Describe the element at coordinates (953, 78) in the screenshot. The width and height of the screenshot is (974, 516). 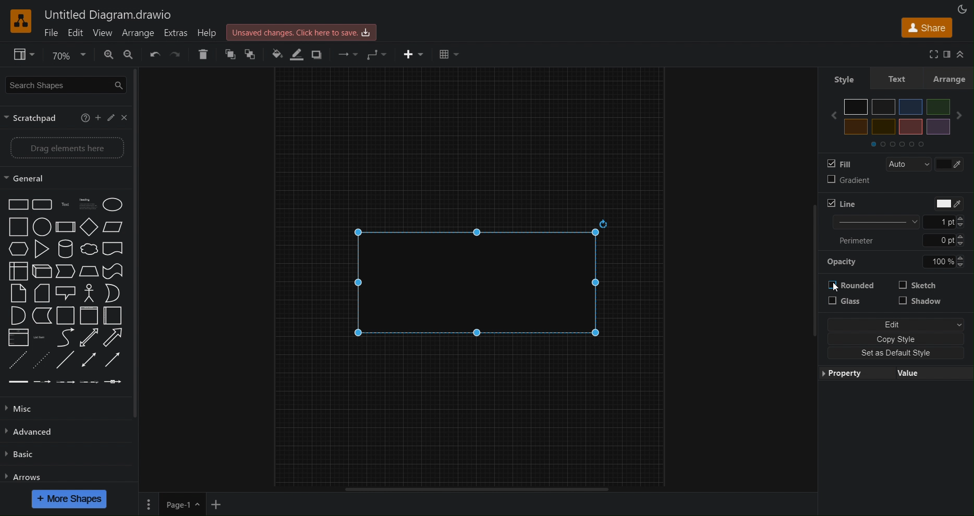
I see `Arrange` at that location.